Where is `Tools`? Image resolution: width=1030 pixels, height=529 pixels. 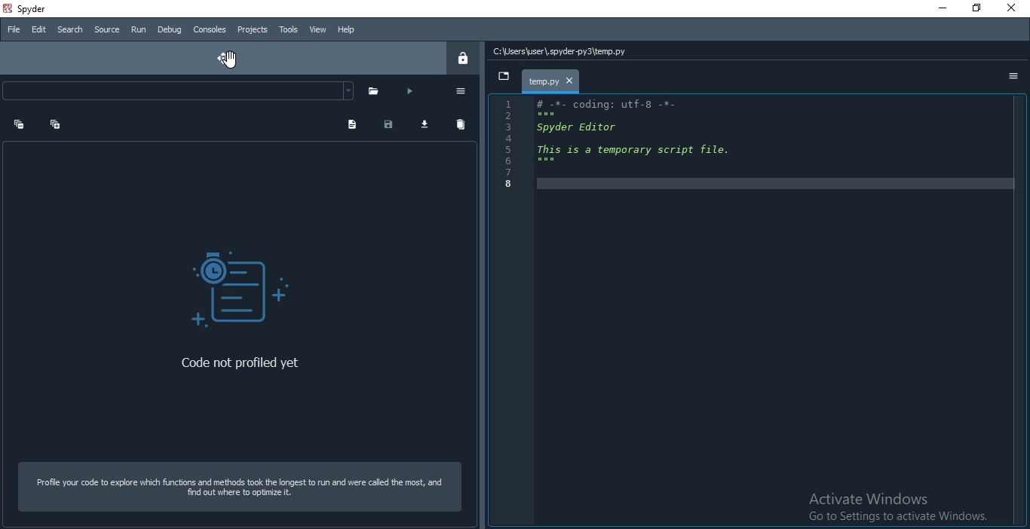 Tools is located at coordinates (287, 29).